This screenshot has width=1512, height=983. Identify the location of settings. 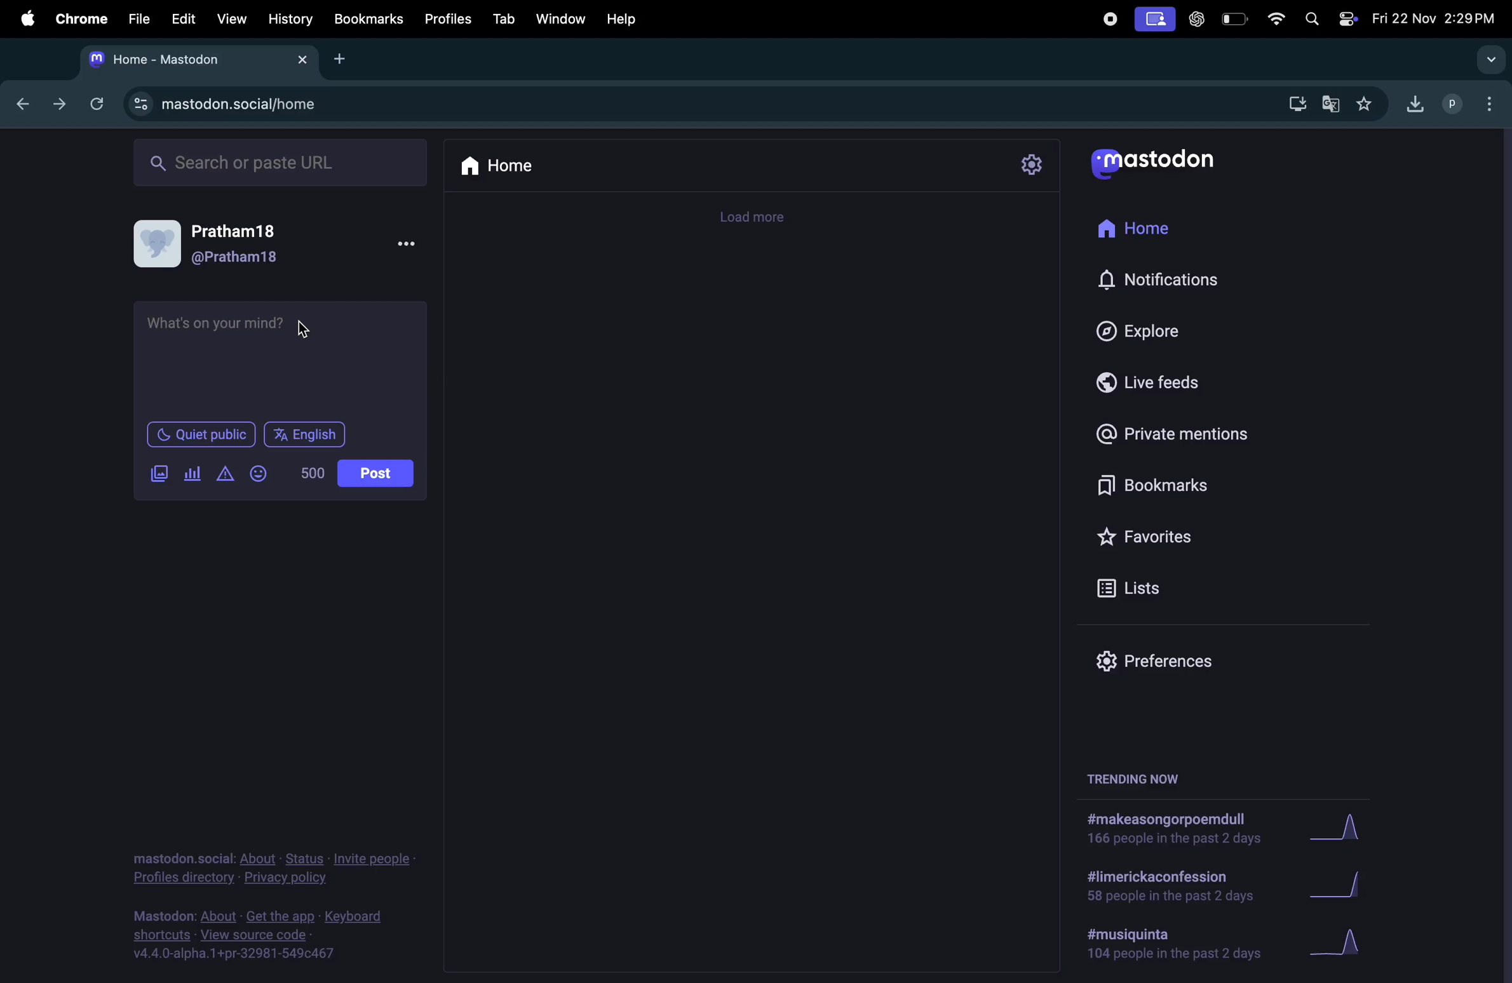
(1031, 164).